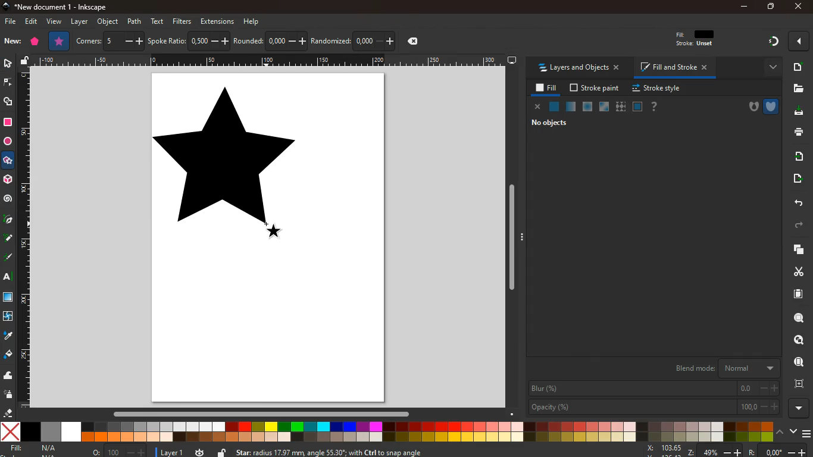  What do you see at coordinates (637, 106) in the screenshot?
I see `frame` at bounding box center [637, 106].